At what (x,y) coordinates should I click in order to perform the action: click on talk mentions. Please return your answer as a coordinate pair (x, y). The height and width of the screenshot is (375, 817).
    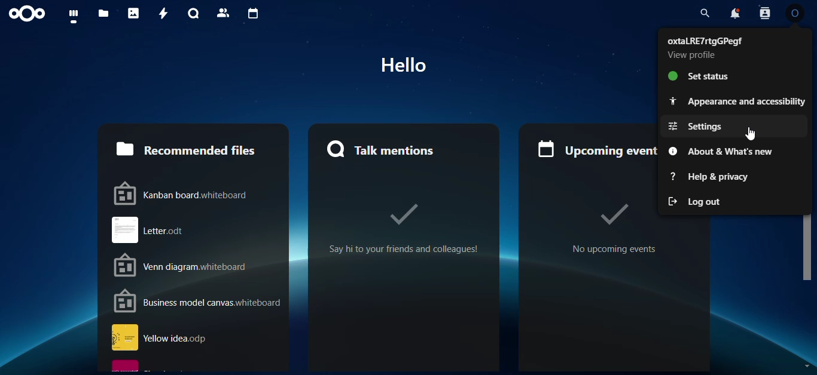
    Looking at the image, I should click on (401, 149).